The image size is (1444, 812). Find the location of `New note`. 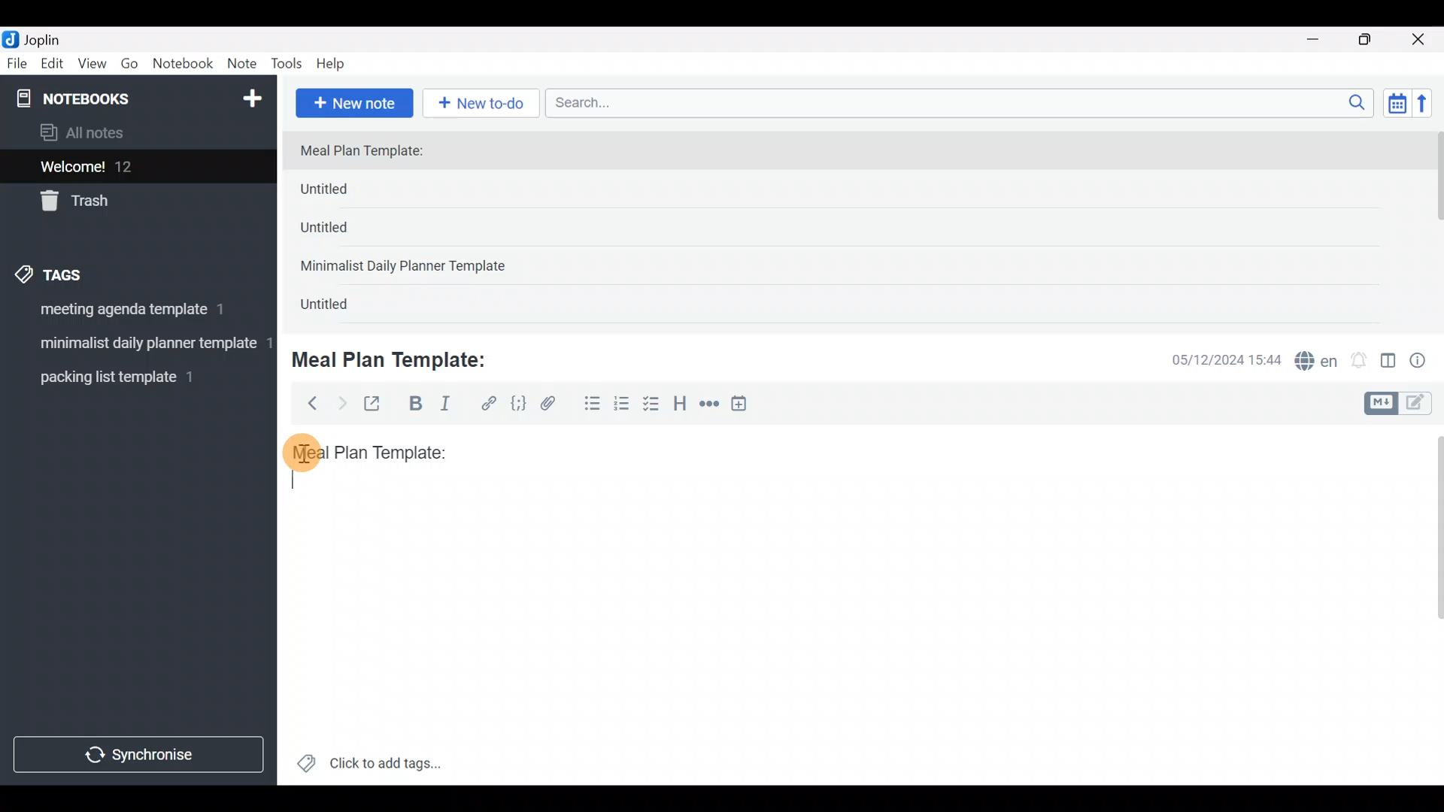

New note is located at coordinates (353, 101).